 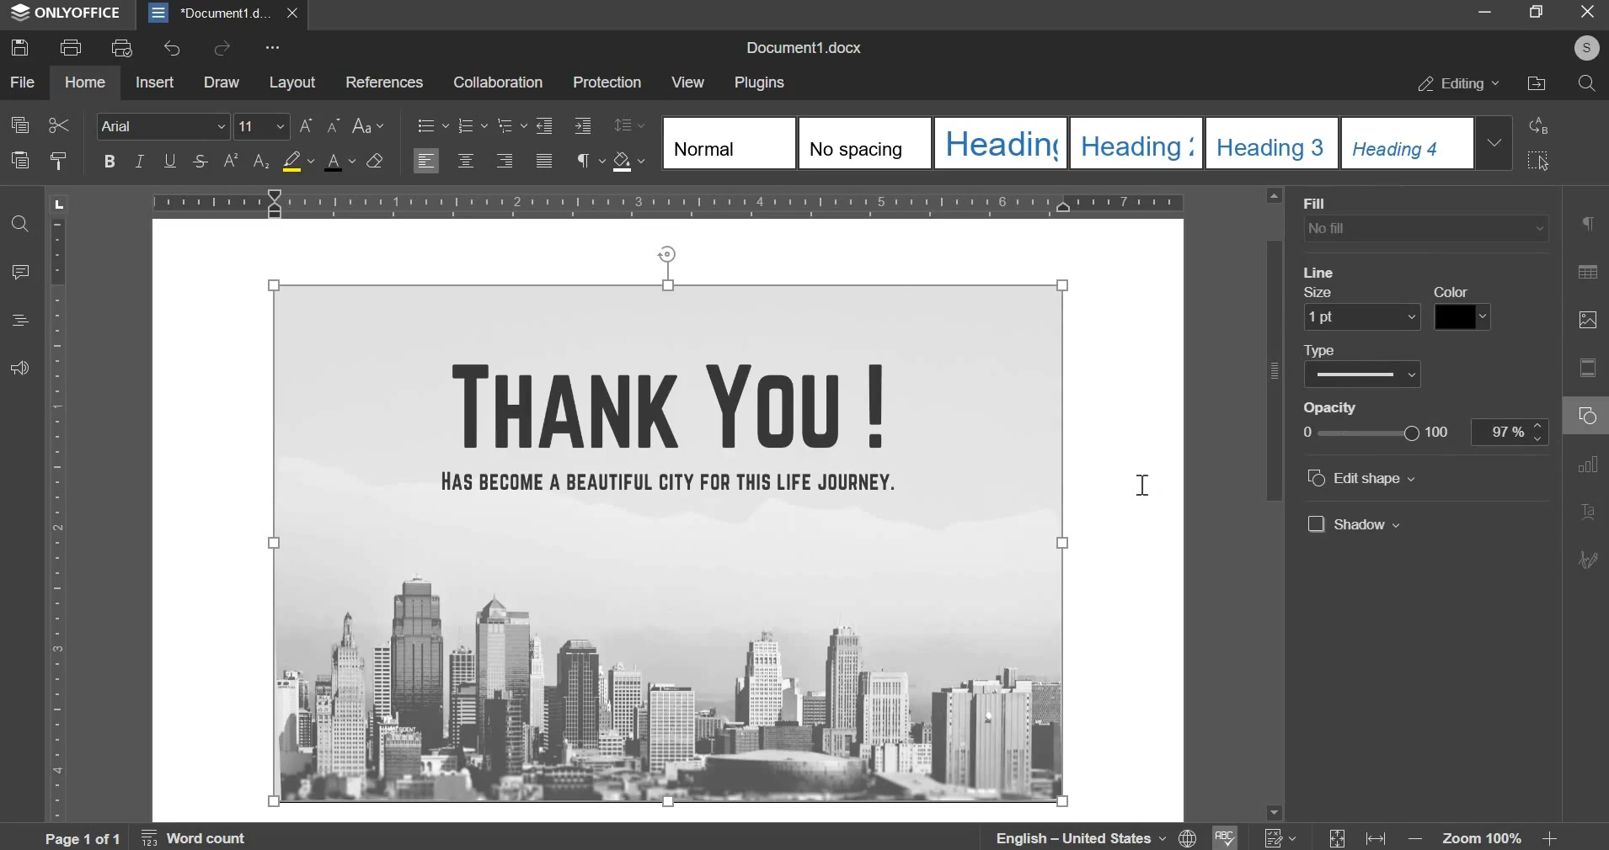 What do you see at coordinates (1585, 49) in the screenshot?
I see `S` at bounding box center [1585, 49].